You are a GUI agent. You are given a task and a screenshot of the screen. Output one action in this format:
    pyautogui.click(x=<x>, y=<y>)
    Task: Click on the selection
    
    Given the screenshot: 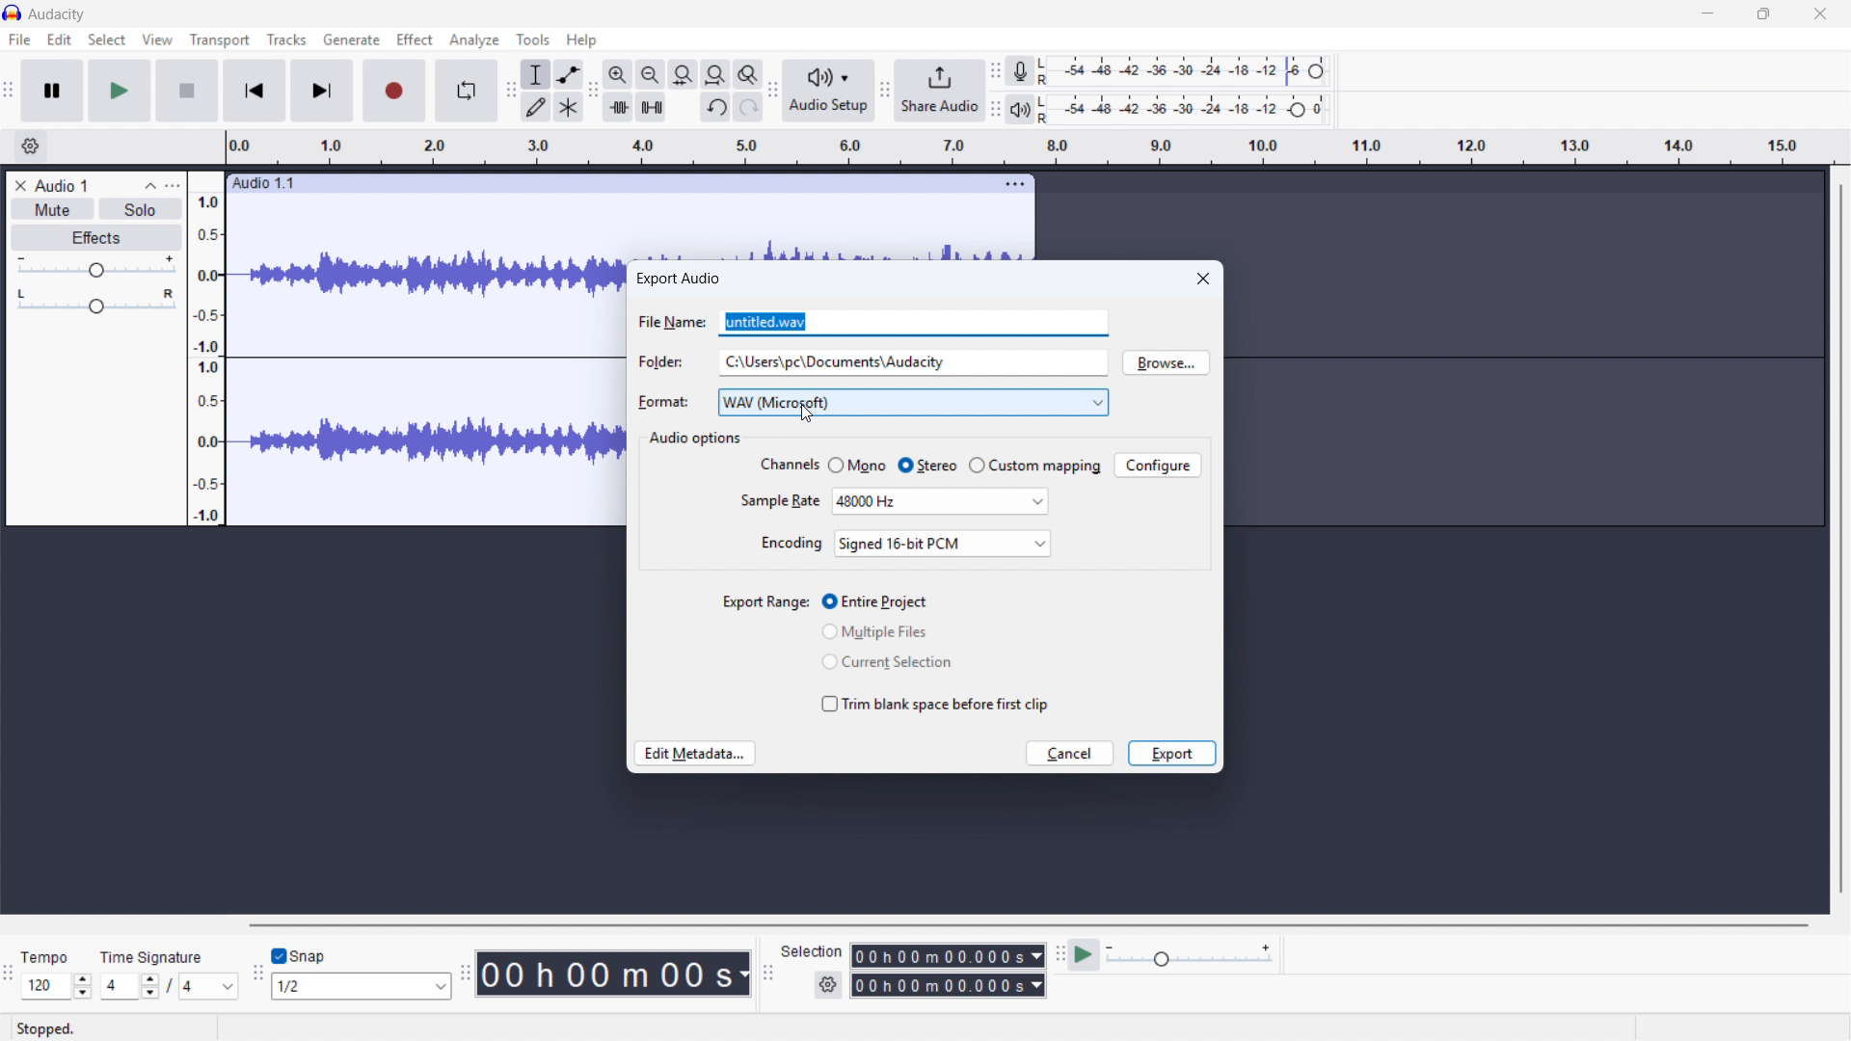 What is the action you would take?
    pyautogui.click(x=812, y=951)
    